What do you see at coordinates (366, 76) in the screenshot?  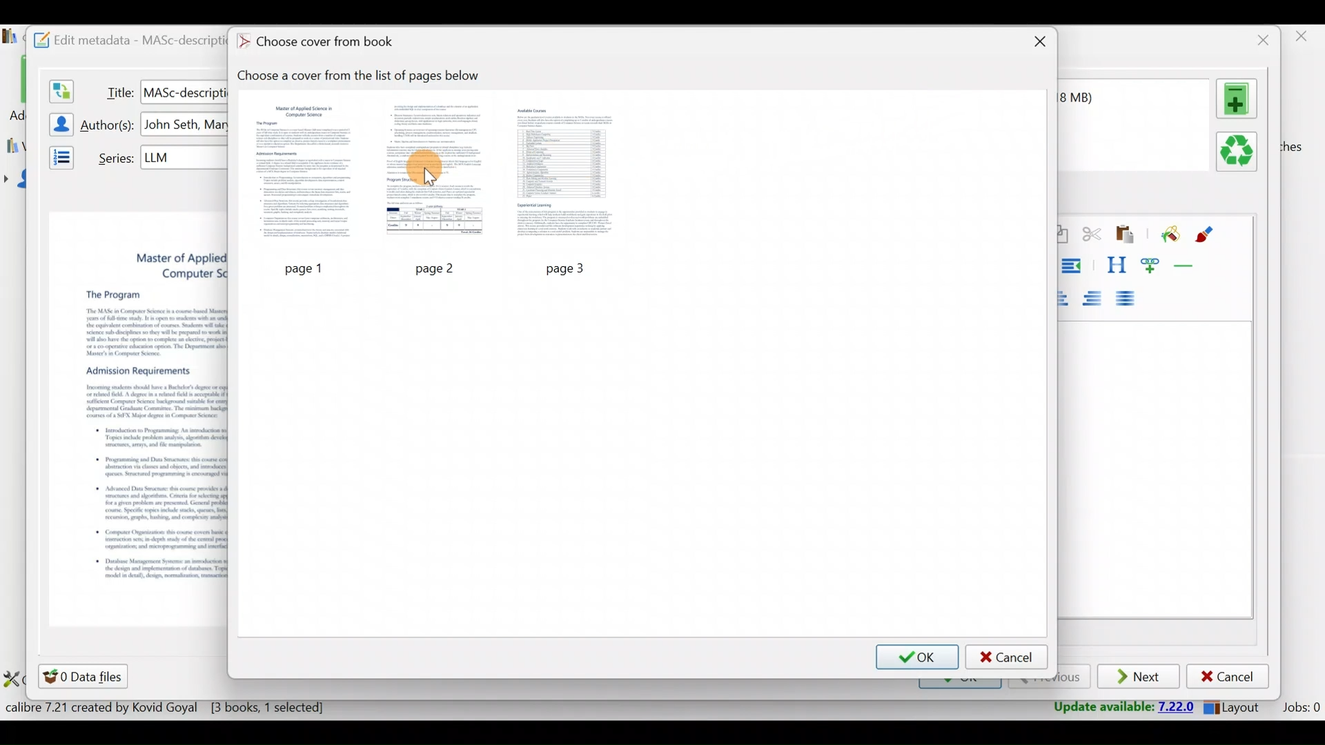 I see `Choose a cover from the list of pages below` at bounding box center [366, 76].